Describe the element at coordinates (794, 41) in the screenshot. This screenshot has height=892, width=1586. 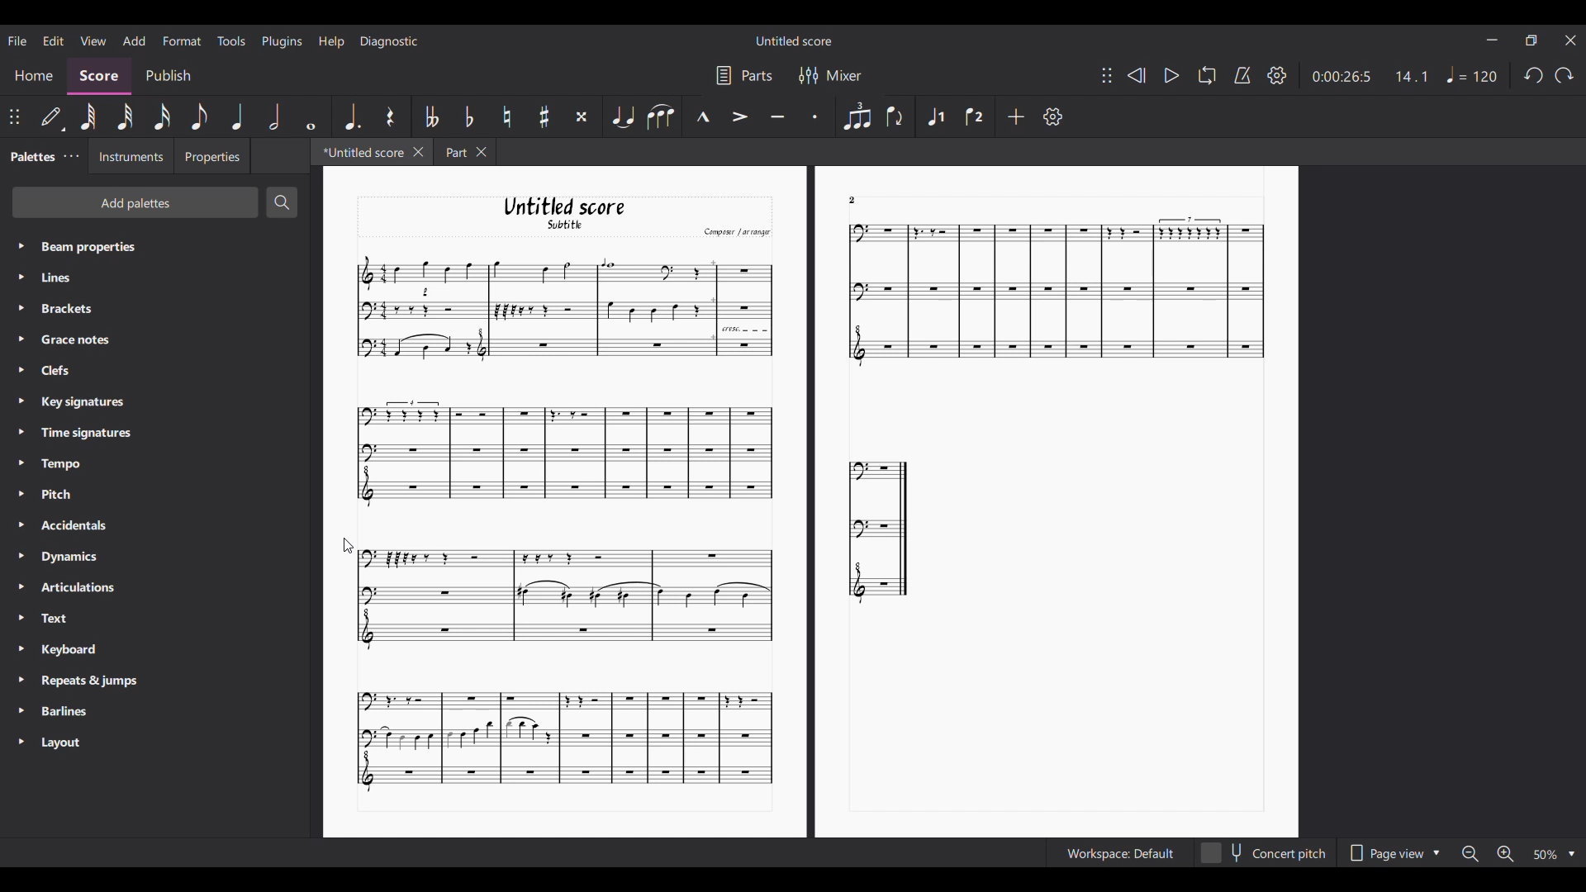
I see `Untitled score` at that location.